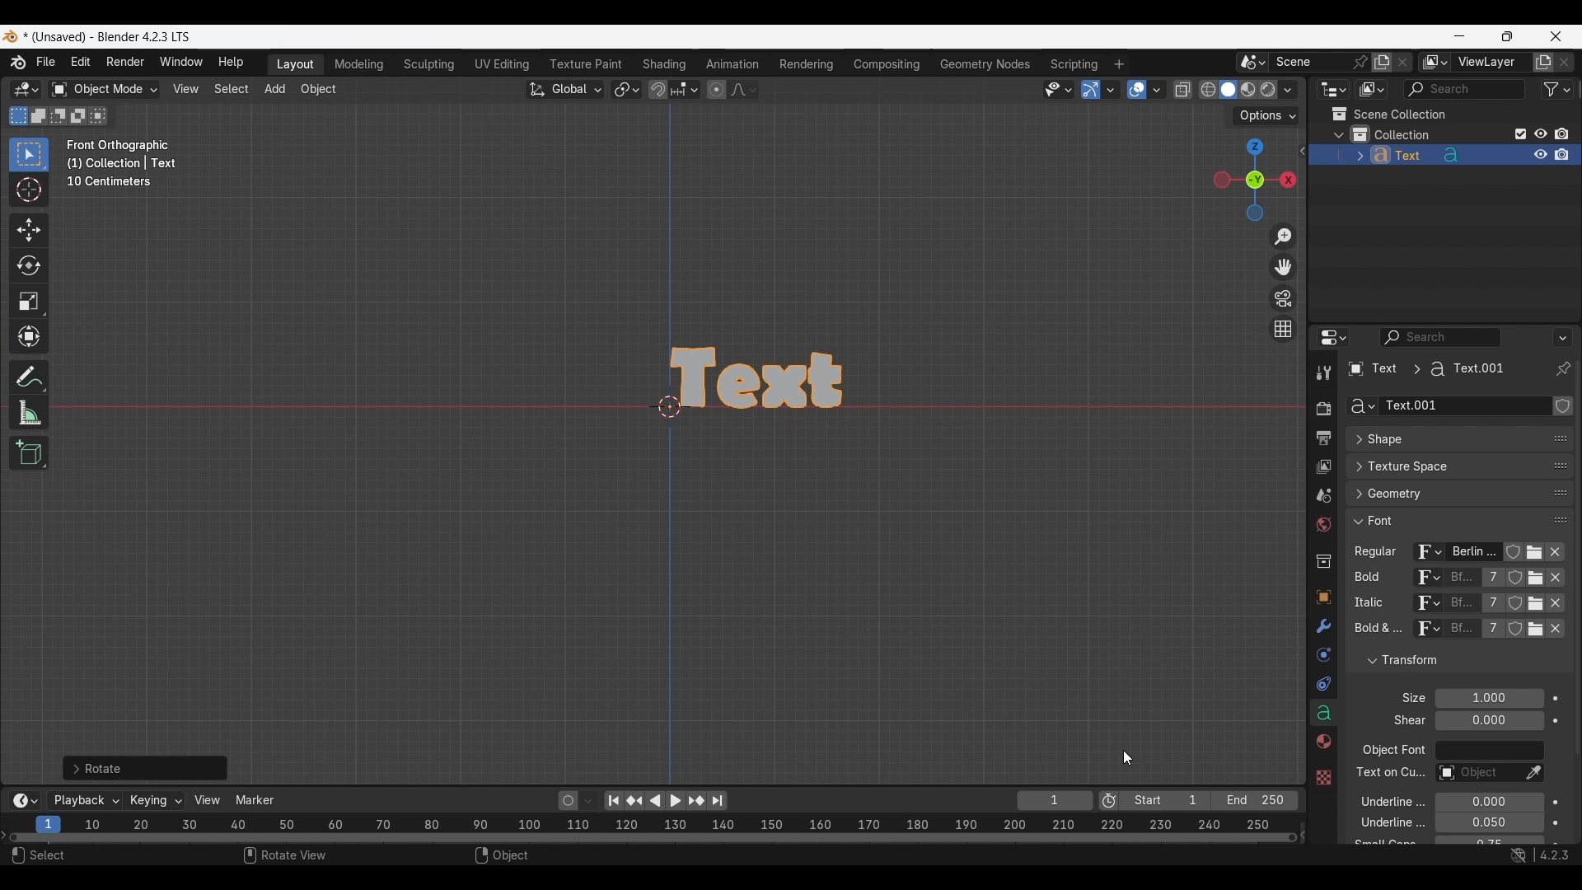 The image size is (1582, 890). What do you see at coordinates (1375, 630) in the screenshot?
I see `text` at bounding box center [1375, 630].